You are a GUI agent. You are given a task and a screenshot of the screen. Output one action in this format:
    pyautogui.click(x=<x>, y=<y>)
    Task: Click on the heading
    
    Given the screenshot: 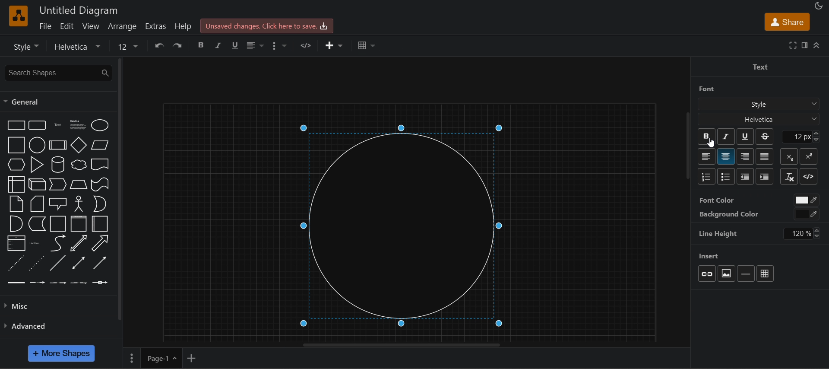 What is the action you would take?
    pyautogui.click(x=77, y=126)
    